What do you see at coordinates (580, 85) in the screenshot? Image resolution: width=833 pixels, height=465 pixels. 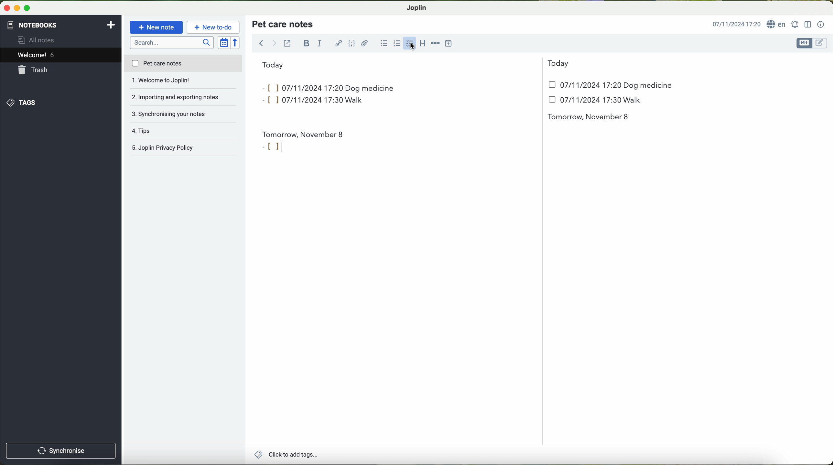 I see `date and hour` at bounding box center [580, 85].